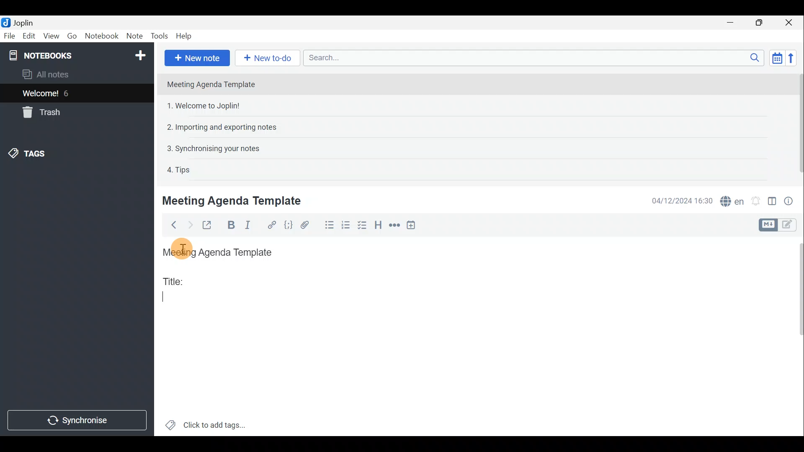 This screenshot has width=804, height=452. Describe the element at coordinates (678, 200) in the screenshot. I see `04/12/2024 16:30` at that location.